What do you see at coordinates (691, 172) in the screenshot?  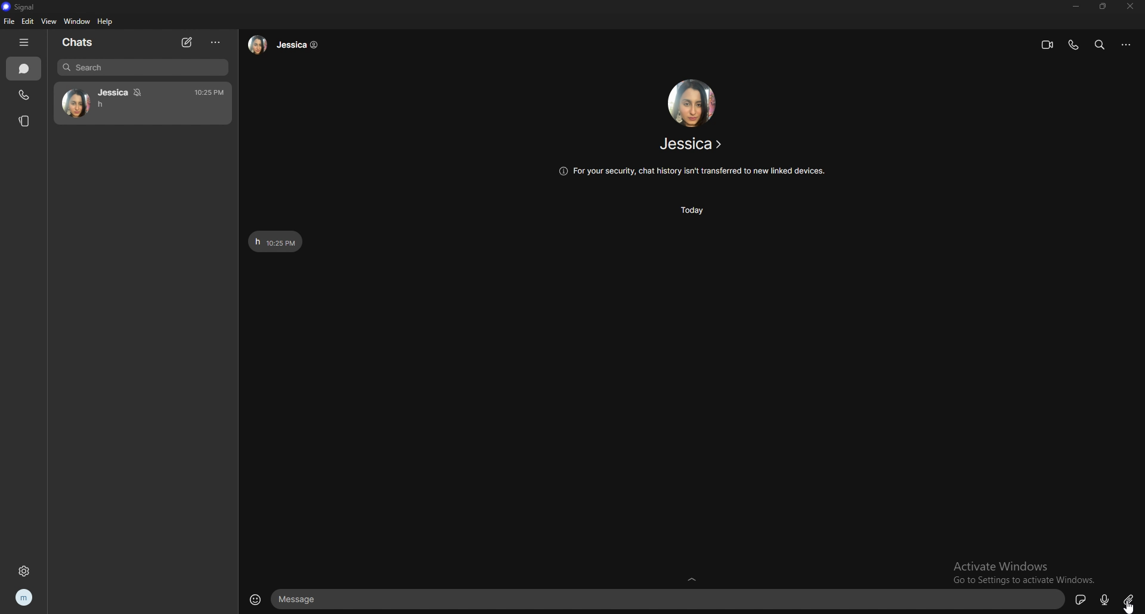 I see `info` at bounding box center [691, 172].